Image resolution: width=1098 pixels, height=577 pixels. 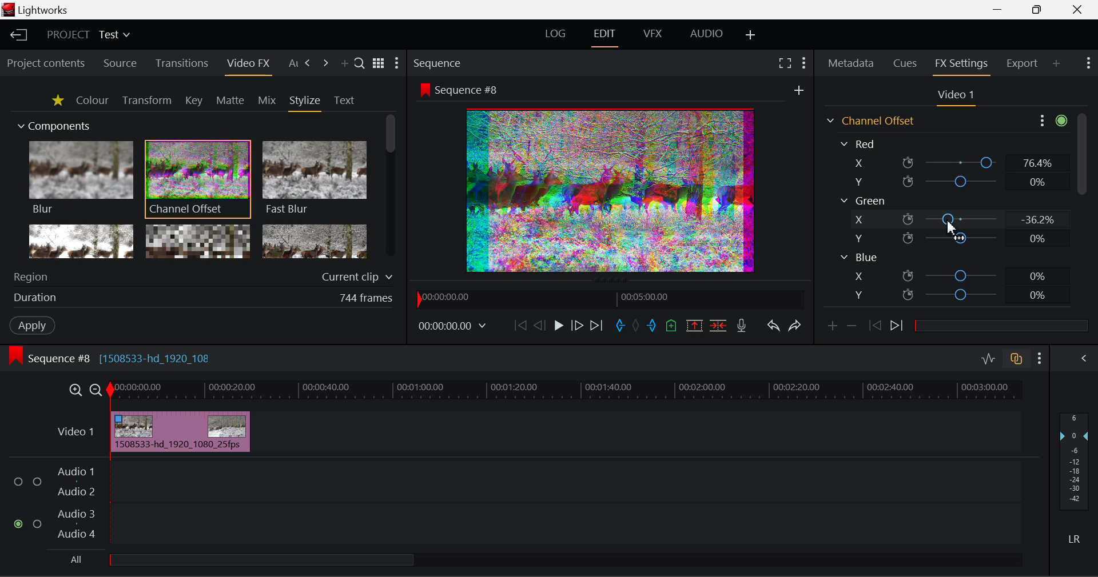 I want to click on Effect Applied, so click(x=181, y=430).